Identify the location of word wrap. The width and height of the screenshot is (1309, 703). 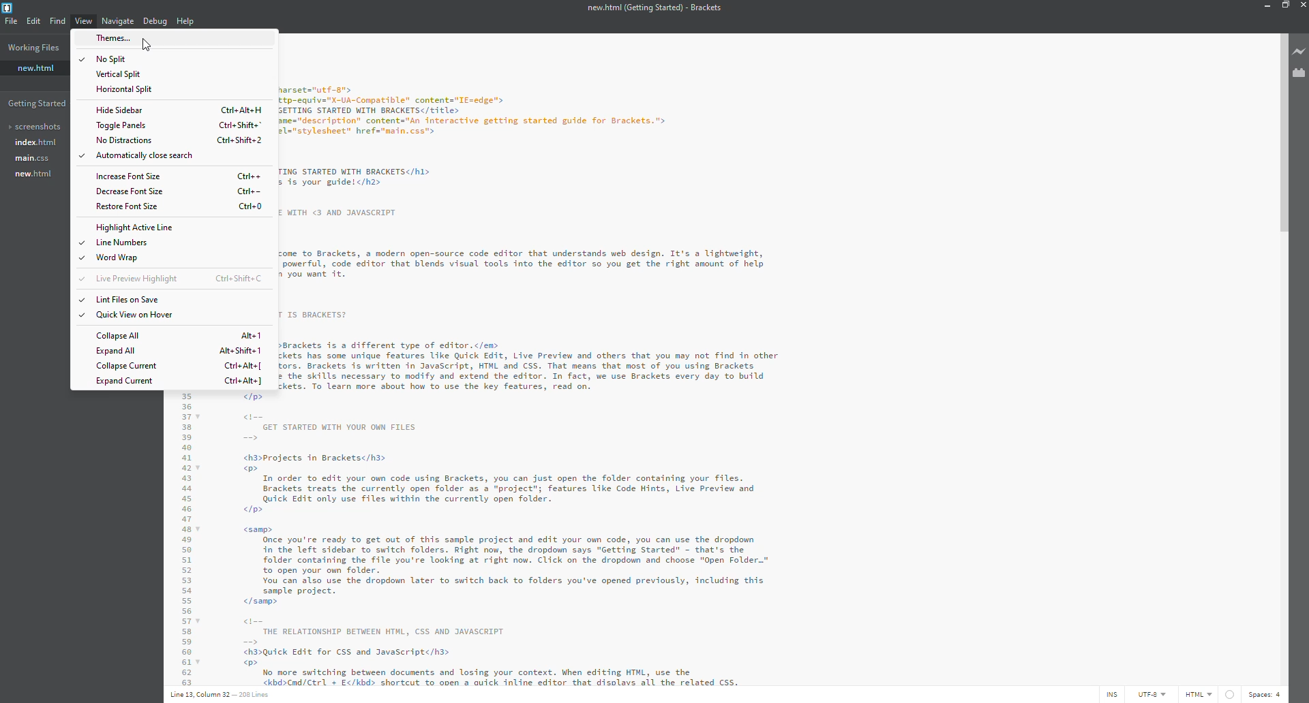
(118, 257).